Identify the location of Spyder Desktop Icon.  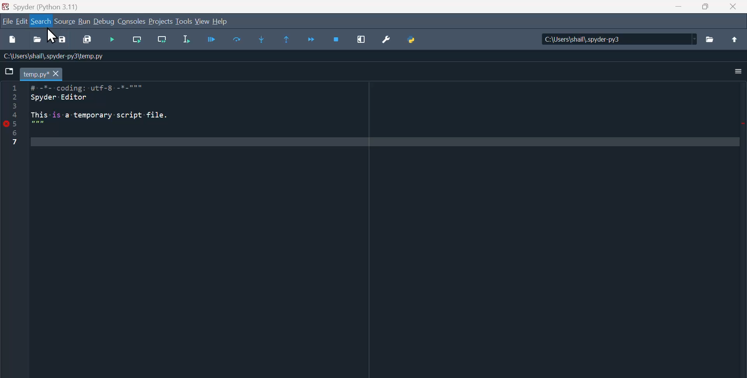
(5, 7).